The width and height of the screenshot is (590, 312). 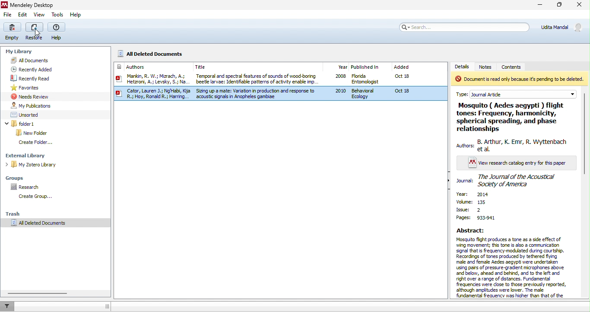 What do you see at coordinates (30, 96) in the screenshot?
I see `needs review` at bounding box center [30, 96].